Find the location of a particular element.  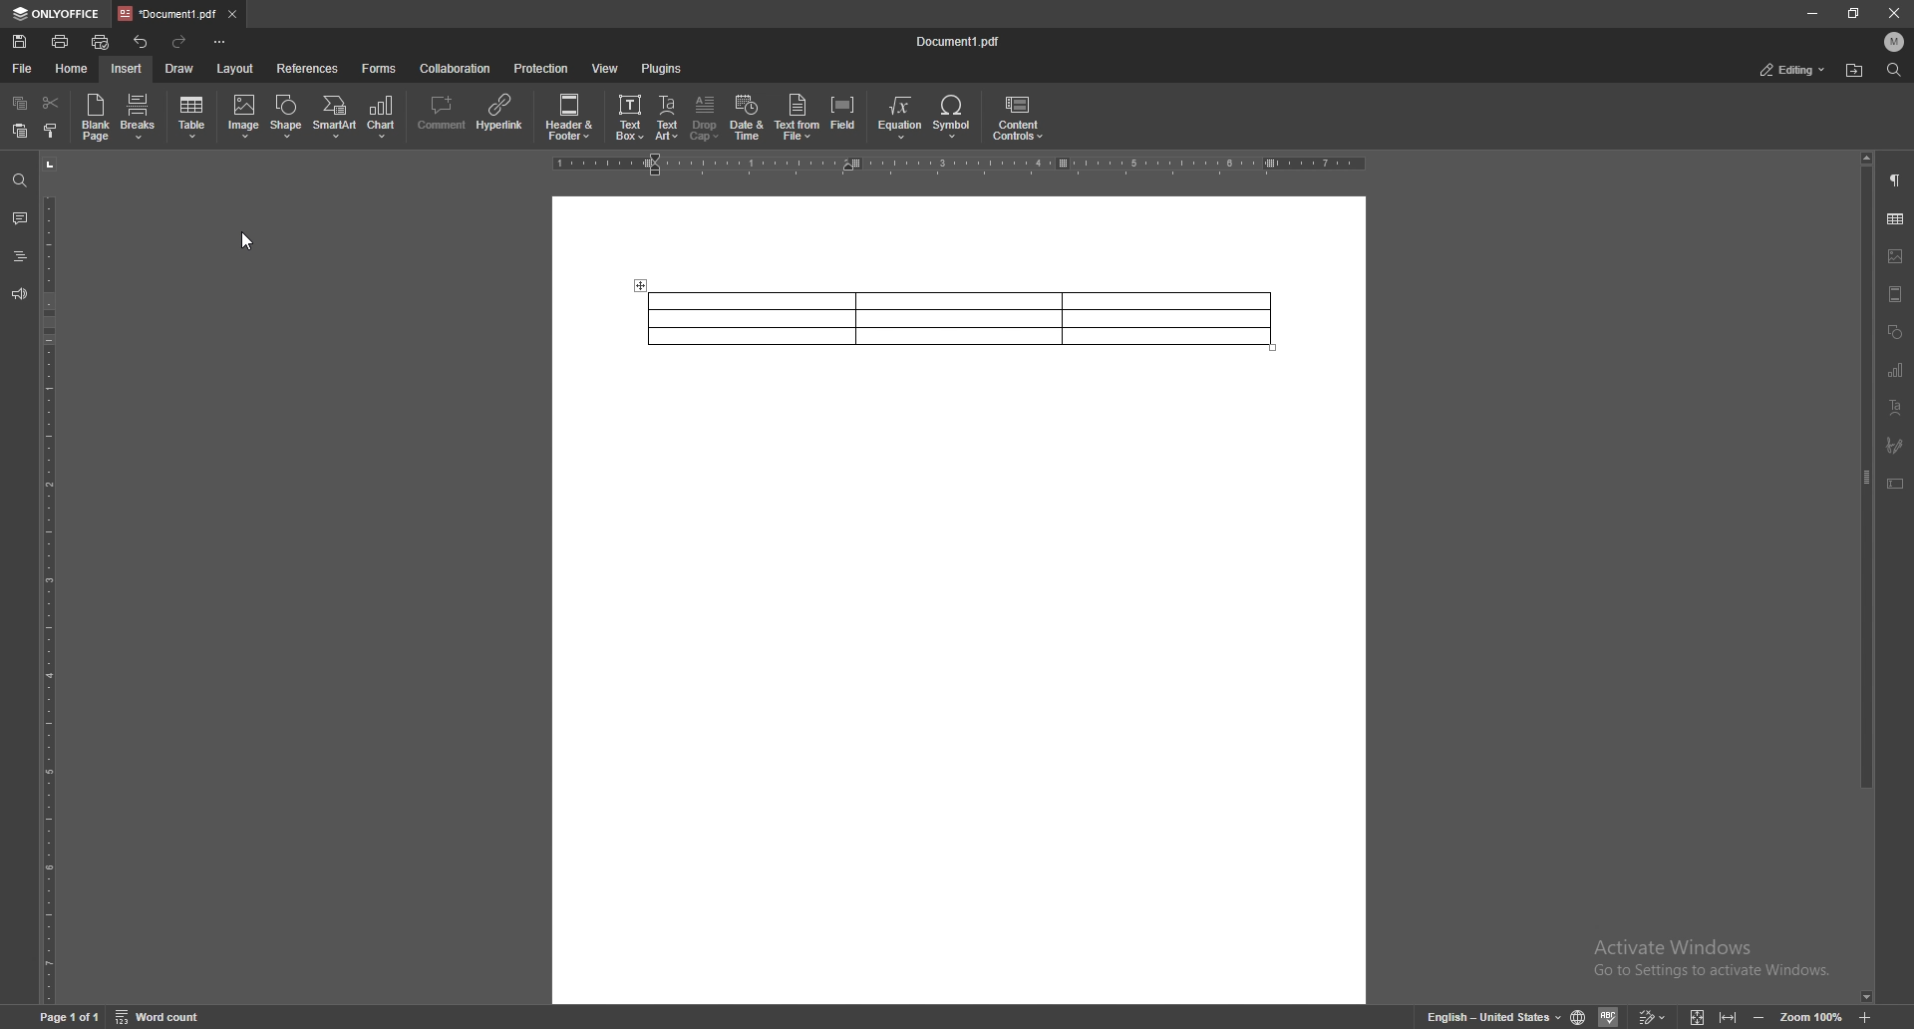

view is located at coordinates (606, 68).